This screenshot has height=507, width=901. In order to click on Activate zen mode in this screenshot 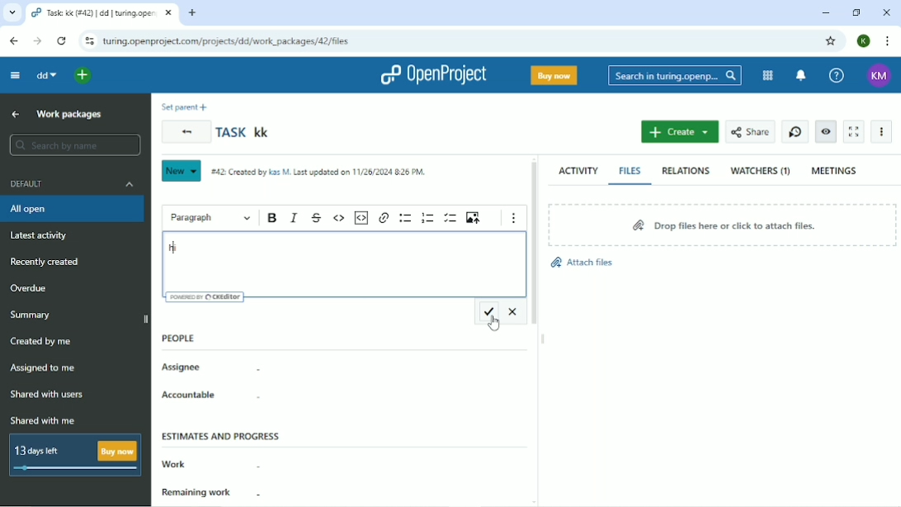, I will do `click(855, 132)`.